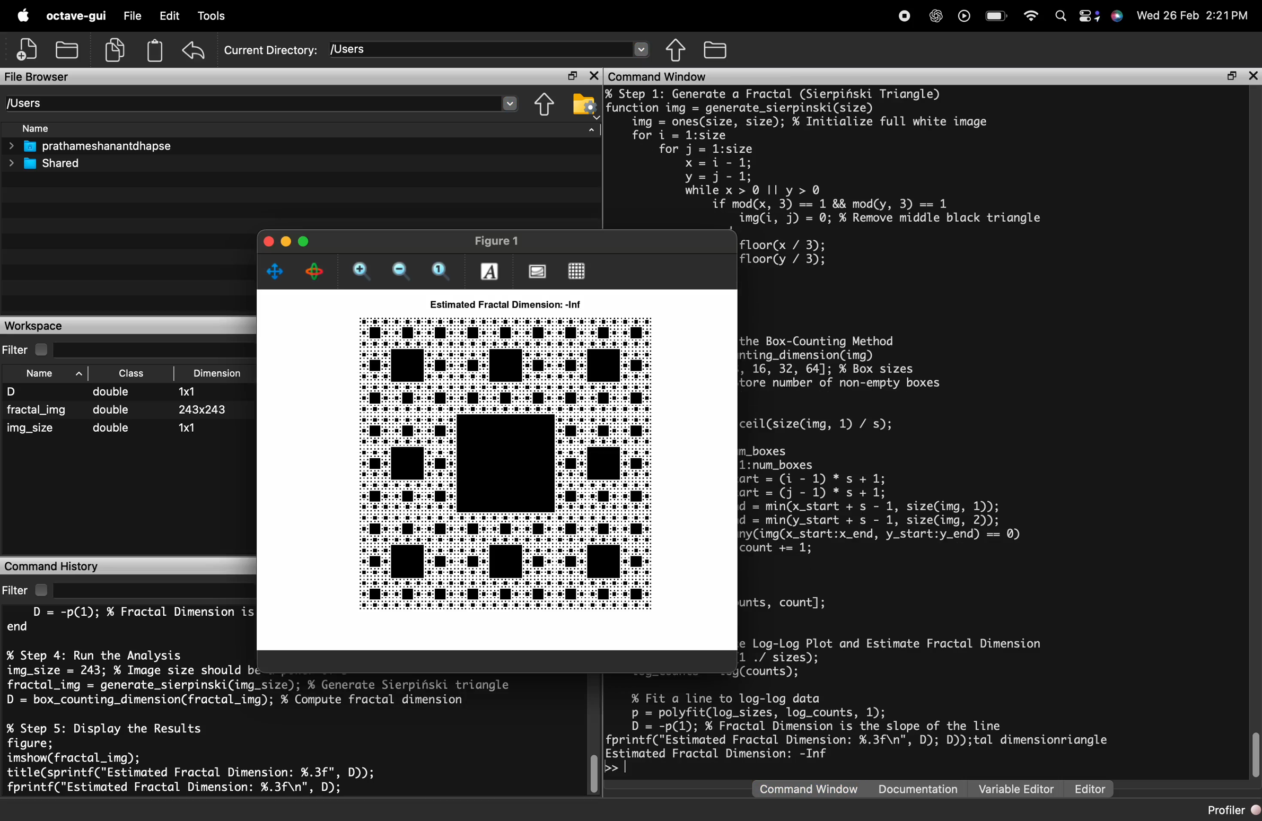  Describe the element at coordinates (317, 18) in the screenshot. I see `Window` at that location.